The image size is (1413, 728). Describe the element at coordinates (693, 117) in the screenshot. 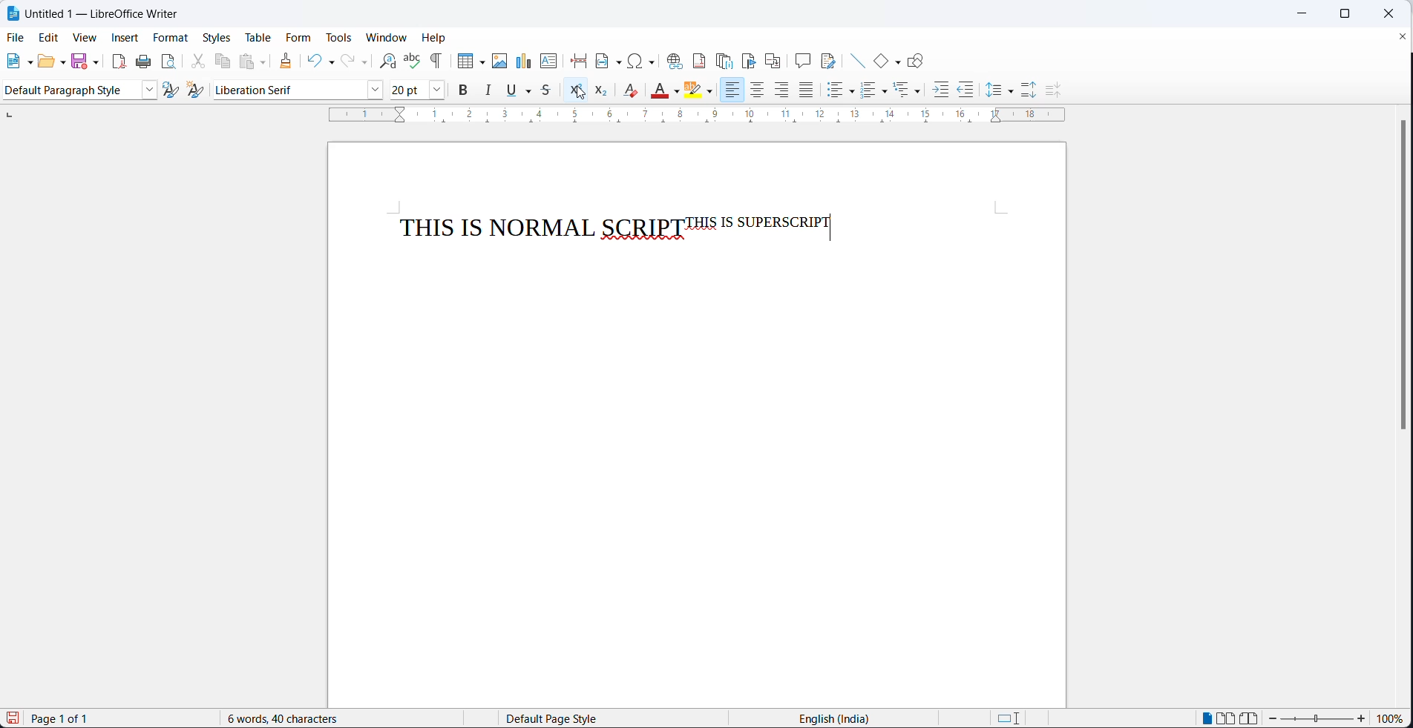

I see `ruler` at that location.